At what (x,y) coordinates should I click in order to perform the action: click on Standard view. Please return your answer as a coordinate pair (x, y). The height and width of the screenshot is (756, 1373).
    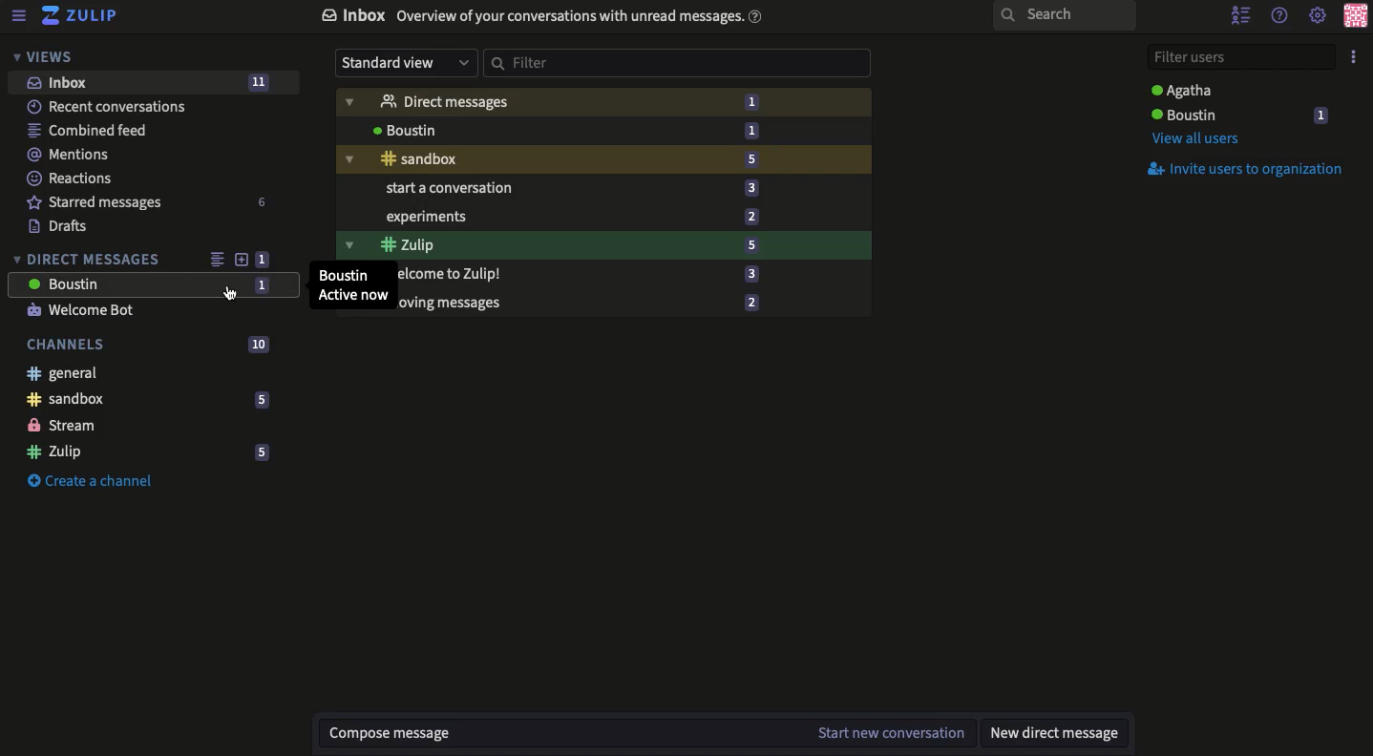
    Looking at the image, I should click on (405, 64).